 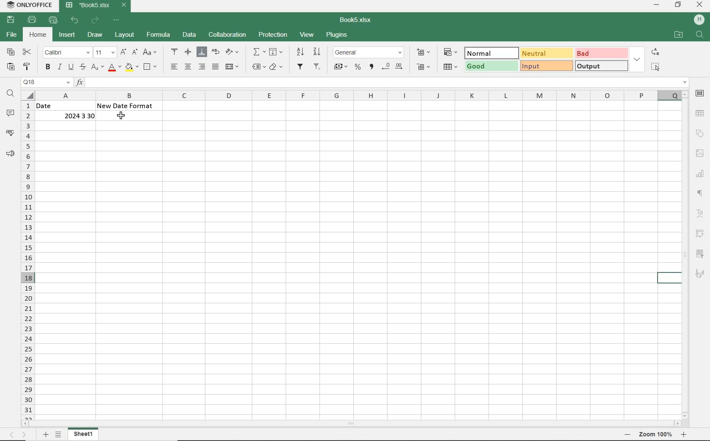 What do you see at coordinates (73, 116) in the screenshot?
I see `2024 3 30` at bounding box center [73, 116].